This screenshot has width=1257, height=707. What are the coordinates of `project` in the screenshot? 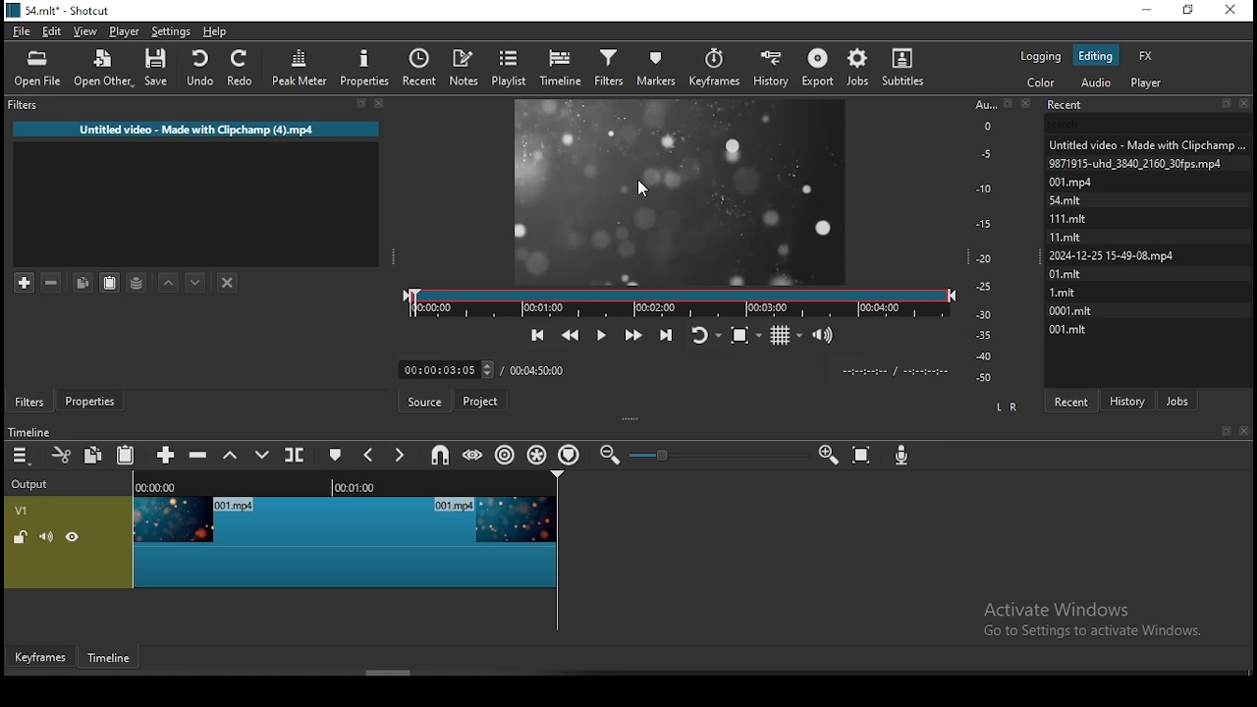 It's located at (482, 400).